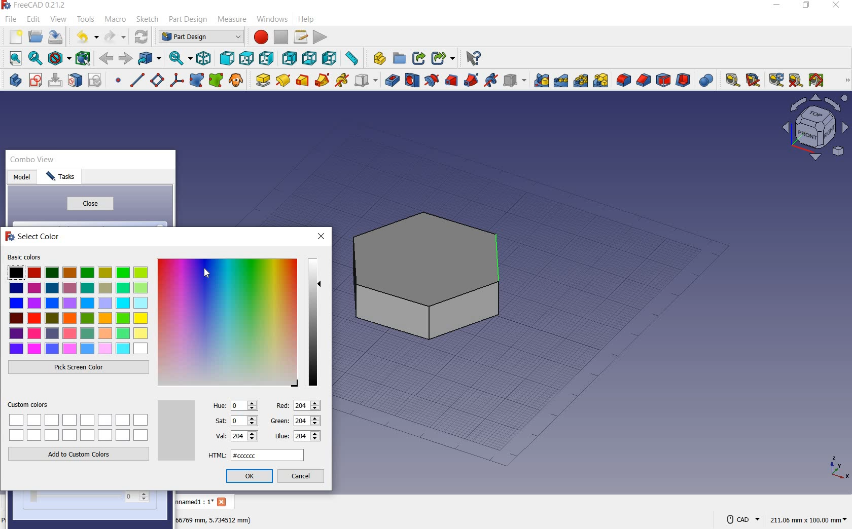 The height and width of the screenshot is (529, 852). What do you see at coordinates (311, 58) in the screenshot?
I see `bottom` at bounding box center [311, 58].